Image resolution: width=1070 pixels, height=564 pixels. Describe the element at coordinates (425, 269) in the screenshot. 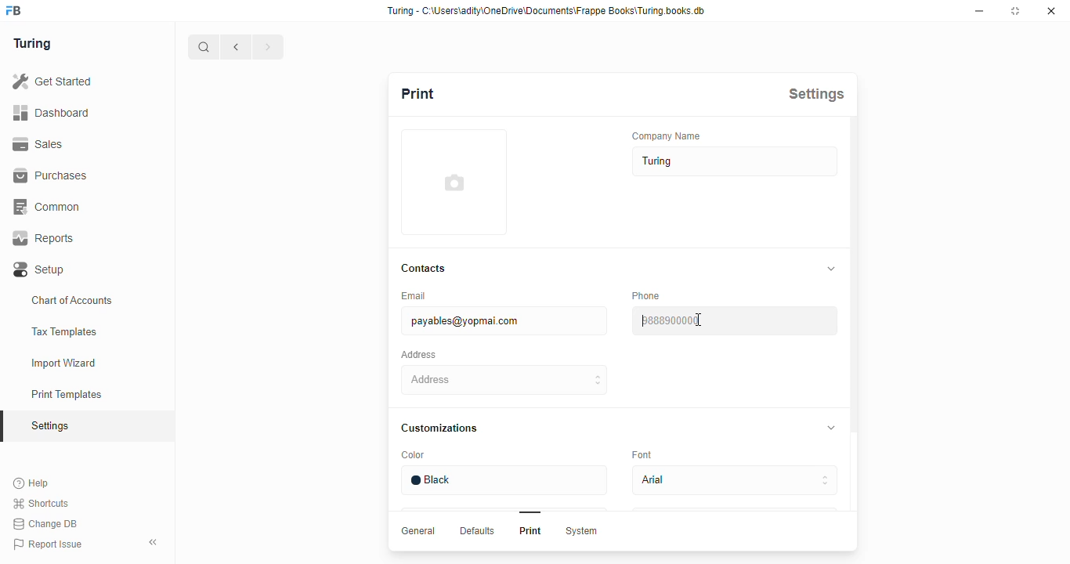

I see `Contacts.` at that location.